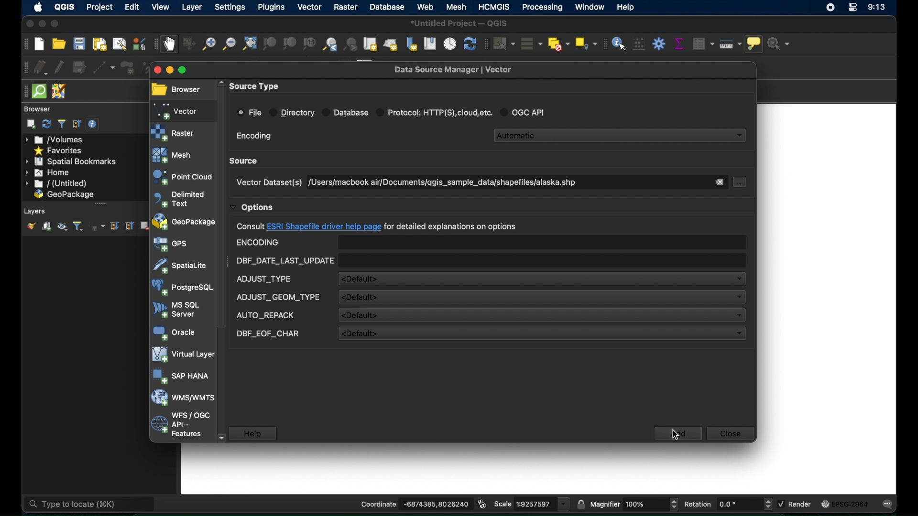  What do you see at coordinates (161, 7) in the screenshot?
I see `view` at bounding box center [161, 7].